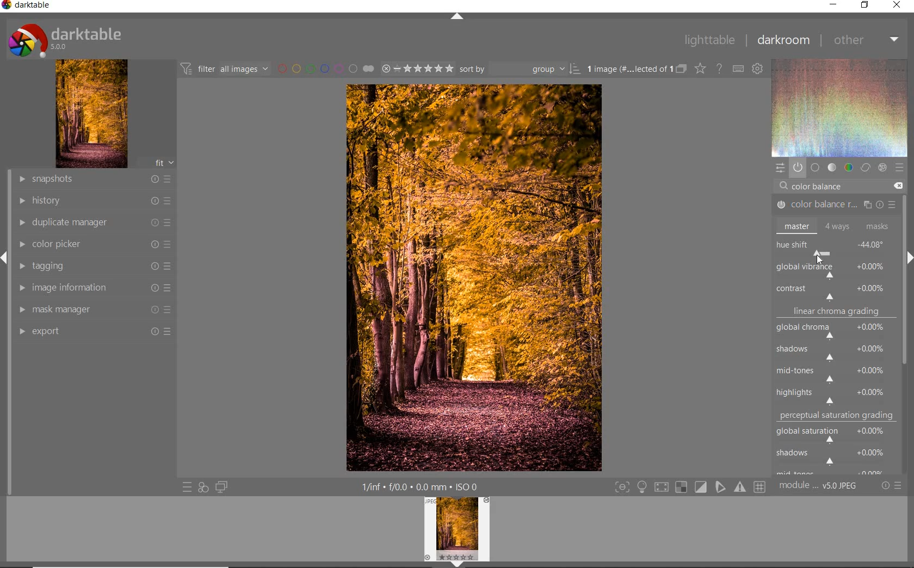 Image resolution: width=914 pixels, height=568 pixels. What do you see at coordinates (834, 4) in the screenshot?
I see `minimize` at bounding box center [834, 4].